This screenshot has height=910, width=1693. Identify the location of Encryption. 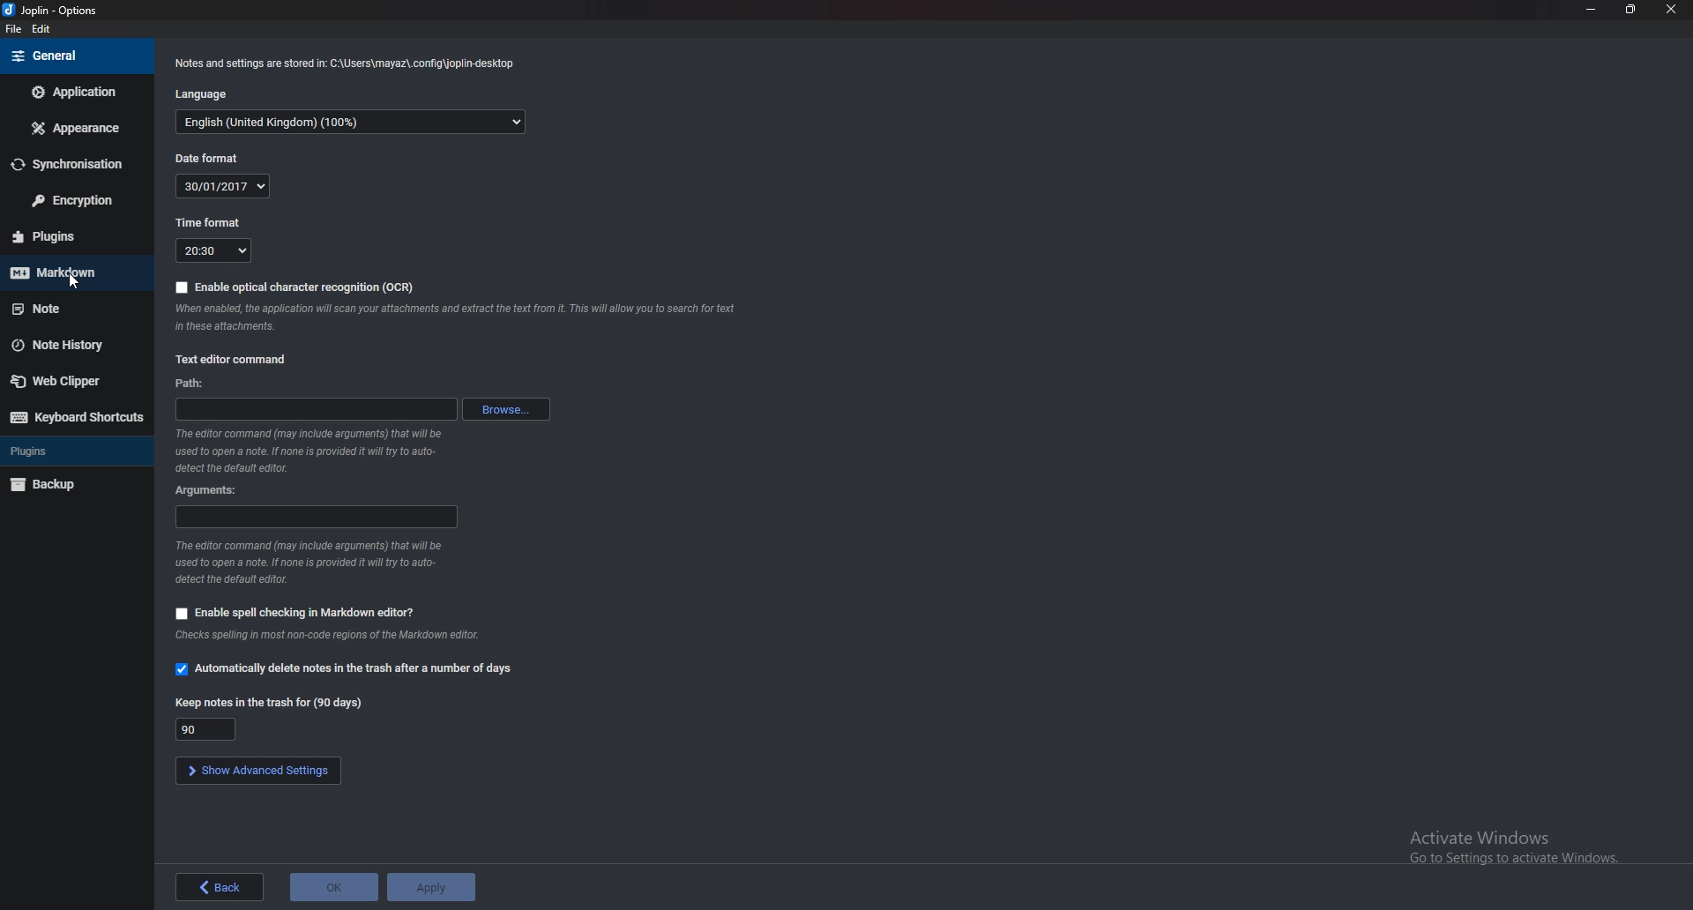
(72, 201).